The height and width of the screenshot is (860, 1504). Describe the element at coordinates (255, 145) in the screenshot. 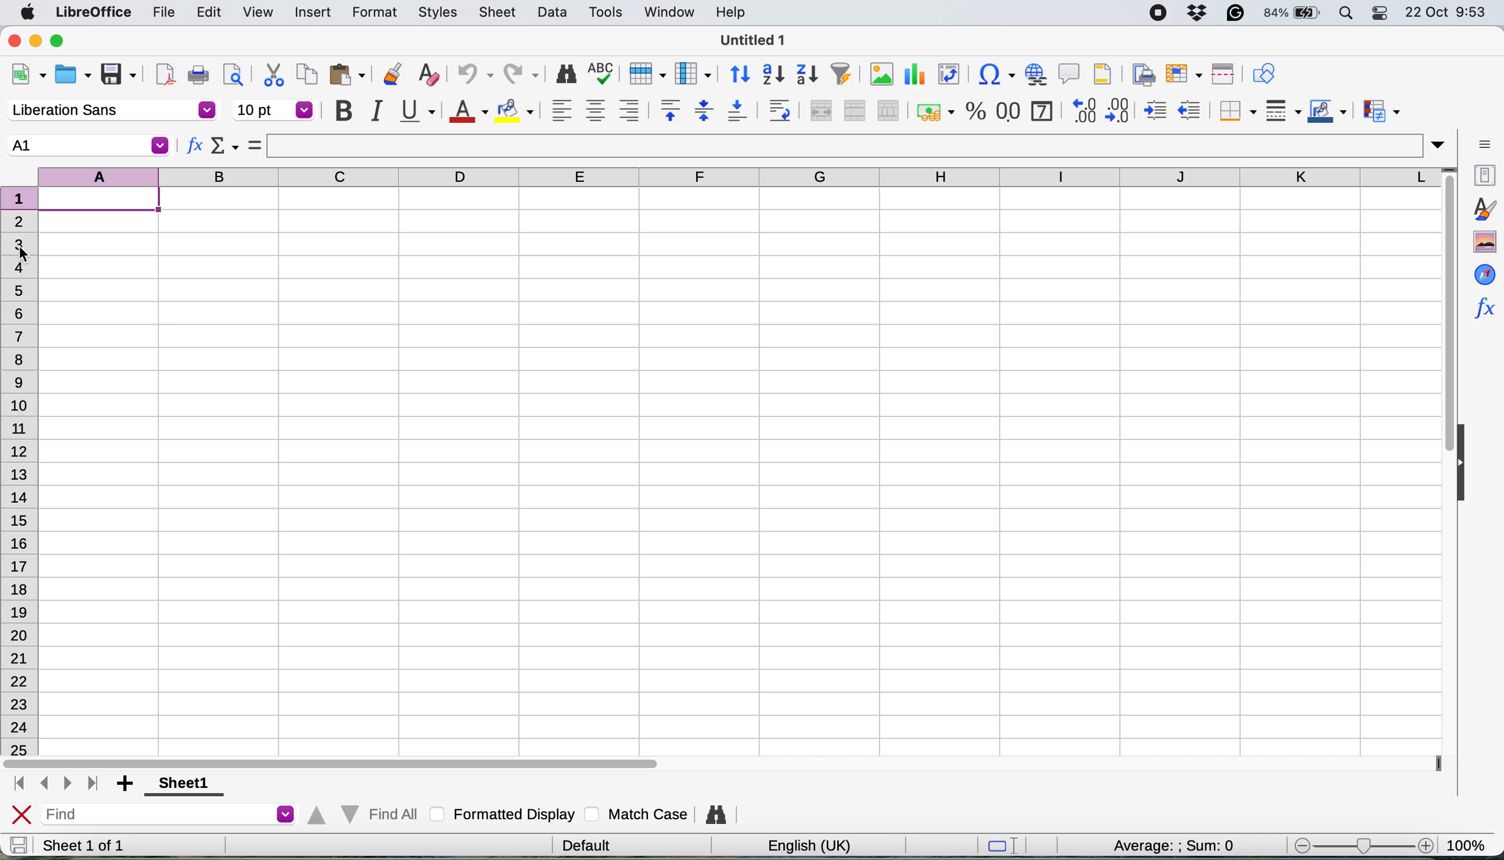

I see `formula ` at that location.